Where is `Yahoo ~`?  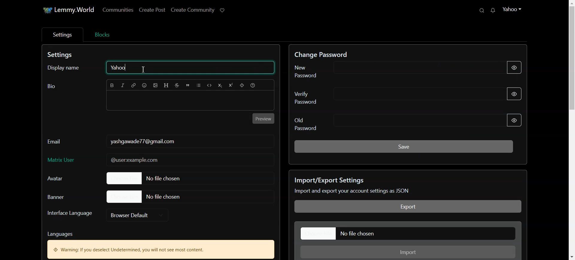
Yahoo ~ is located at coordinates (517, 9).